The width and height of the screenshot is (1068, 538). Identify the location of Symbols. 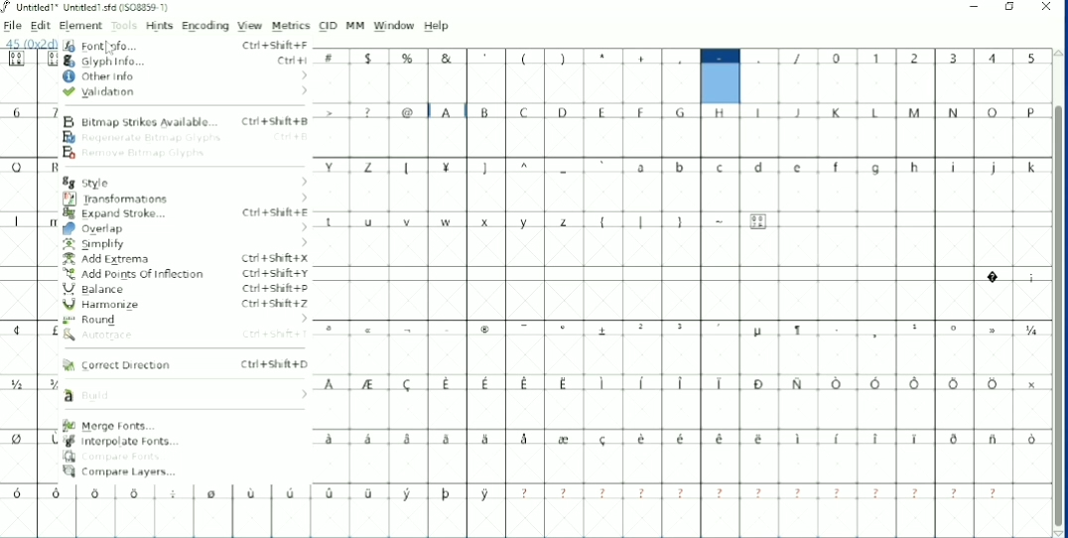
(1009, 278).